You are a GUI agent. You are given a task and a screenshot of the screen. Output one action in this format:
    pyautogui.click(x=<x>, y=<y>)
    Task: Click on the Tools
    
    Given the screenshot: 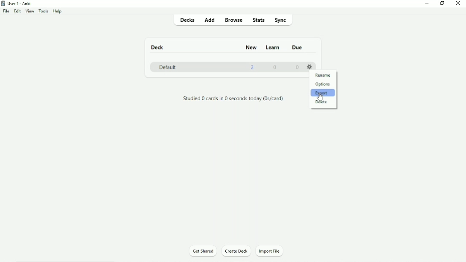 What is the action you would take?
    pyautogui.click(x=44, y=11)
    